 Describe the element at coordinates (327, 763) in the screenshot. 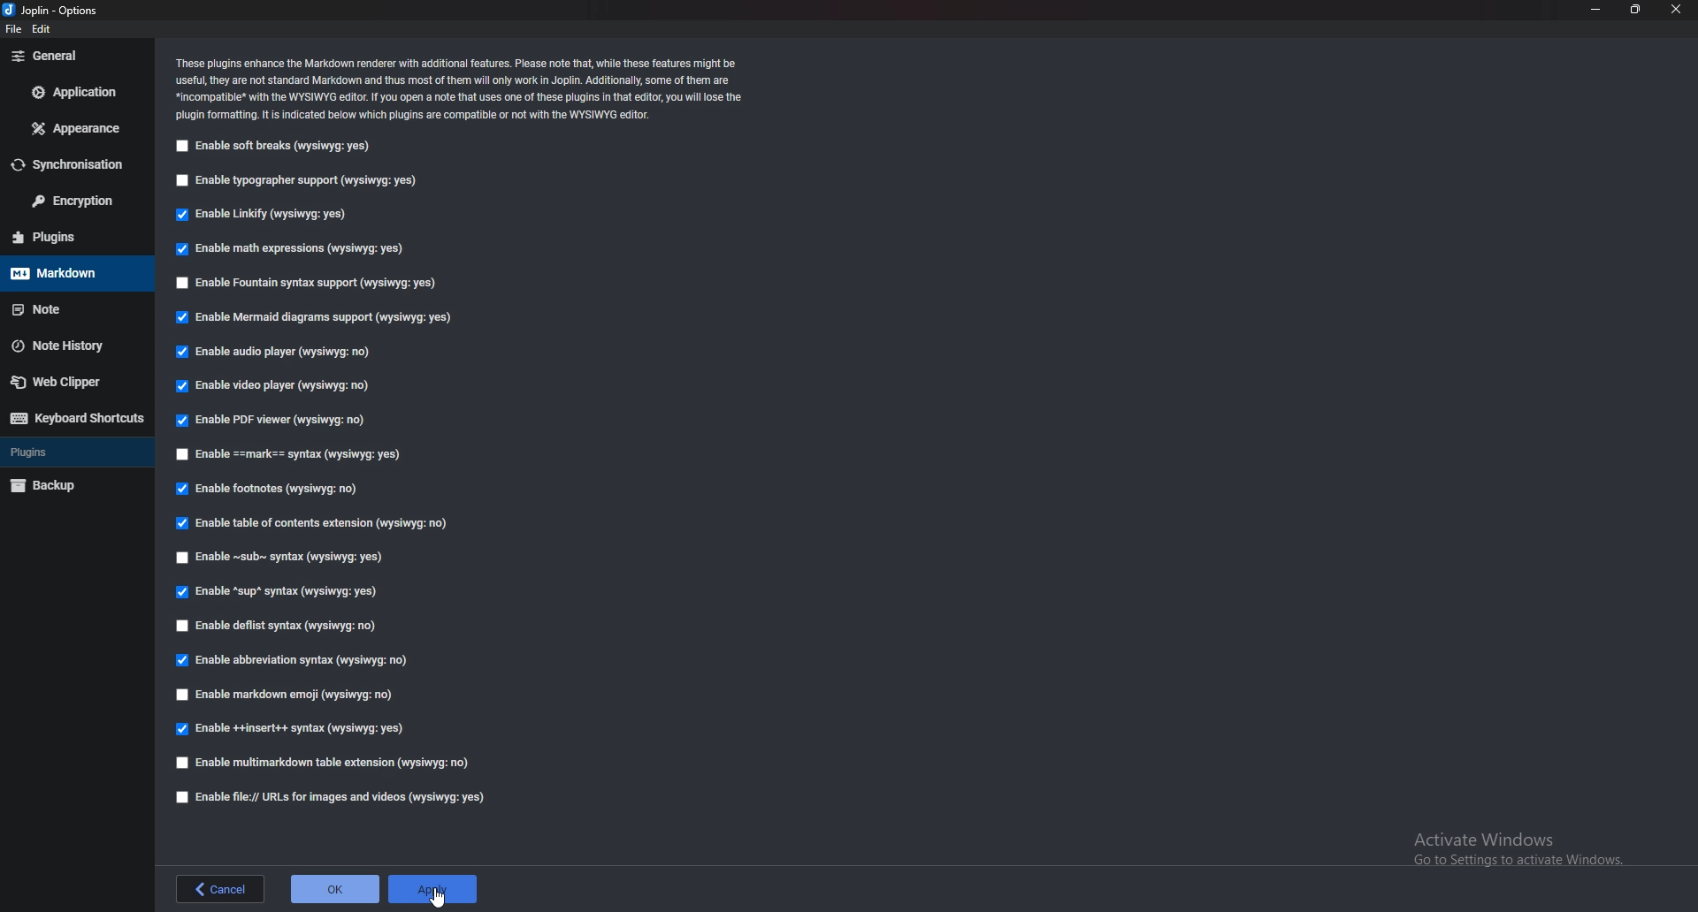

I see `Enable multi markdown table` at that location.